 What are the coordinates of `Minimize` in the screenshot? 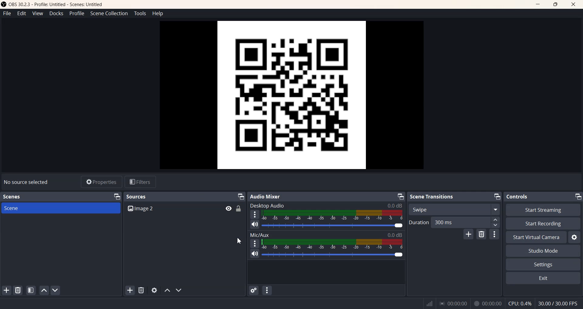 It's located at (401, 196).